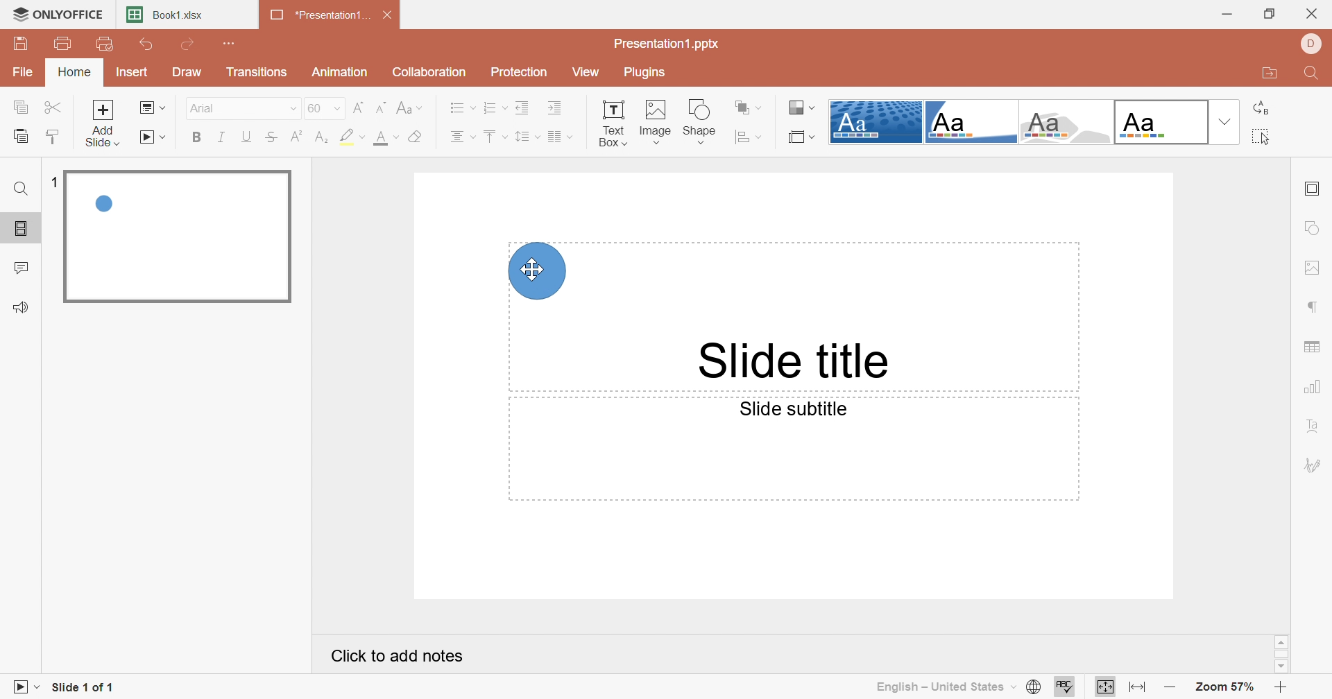  What do you see at coordinates (495, 107) in the screenshot?
I see `Numbering` at bounding box center [495, 107].